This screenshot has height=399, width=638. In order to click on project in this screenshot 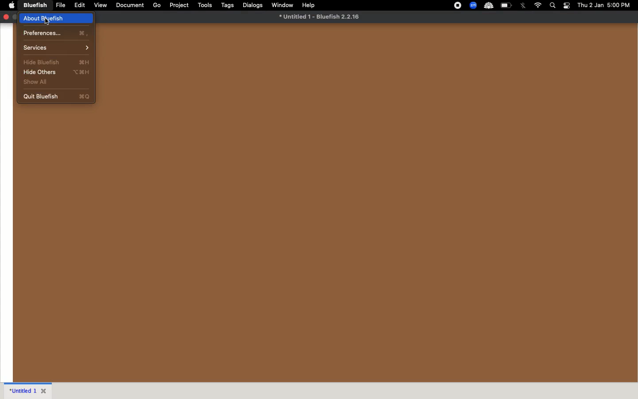, I will do `click(179, 5)`.